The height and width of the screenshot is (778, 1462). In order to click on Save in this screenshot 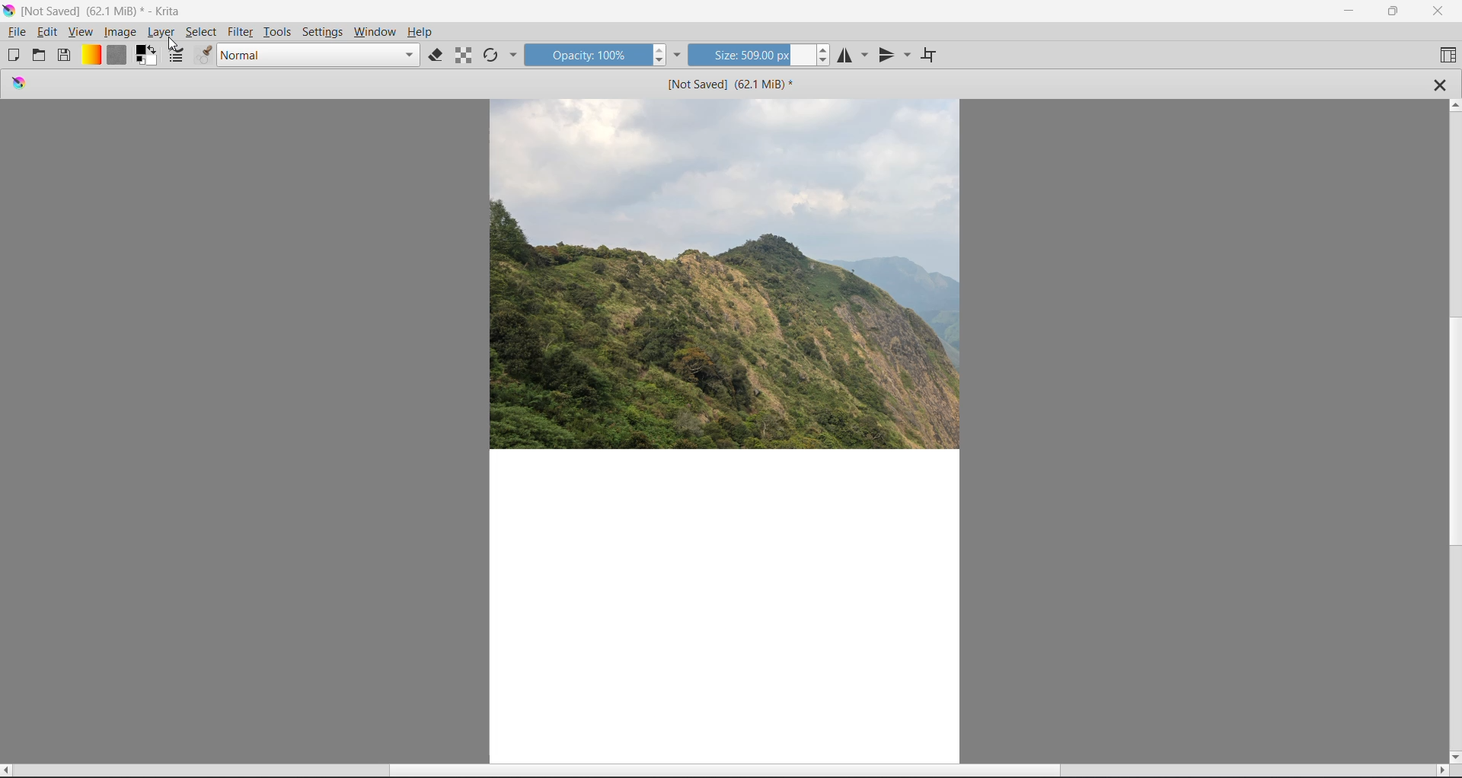, I will do `click(65, 56)`.